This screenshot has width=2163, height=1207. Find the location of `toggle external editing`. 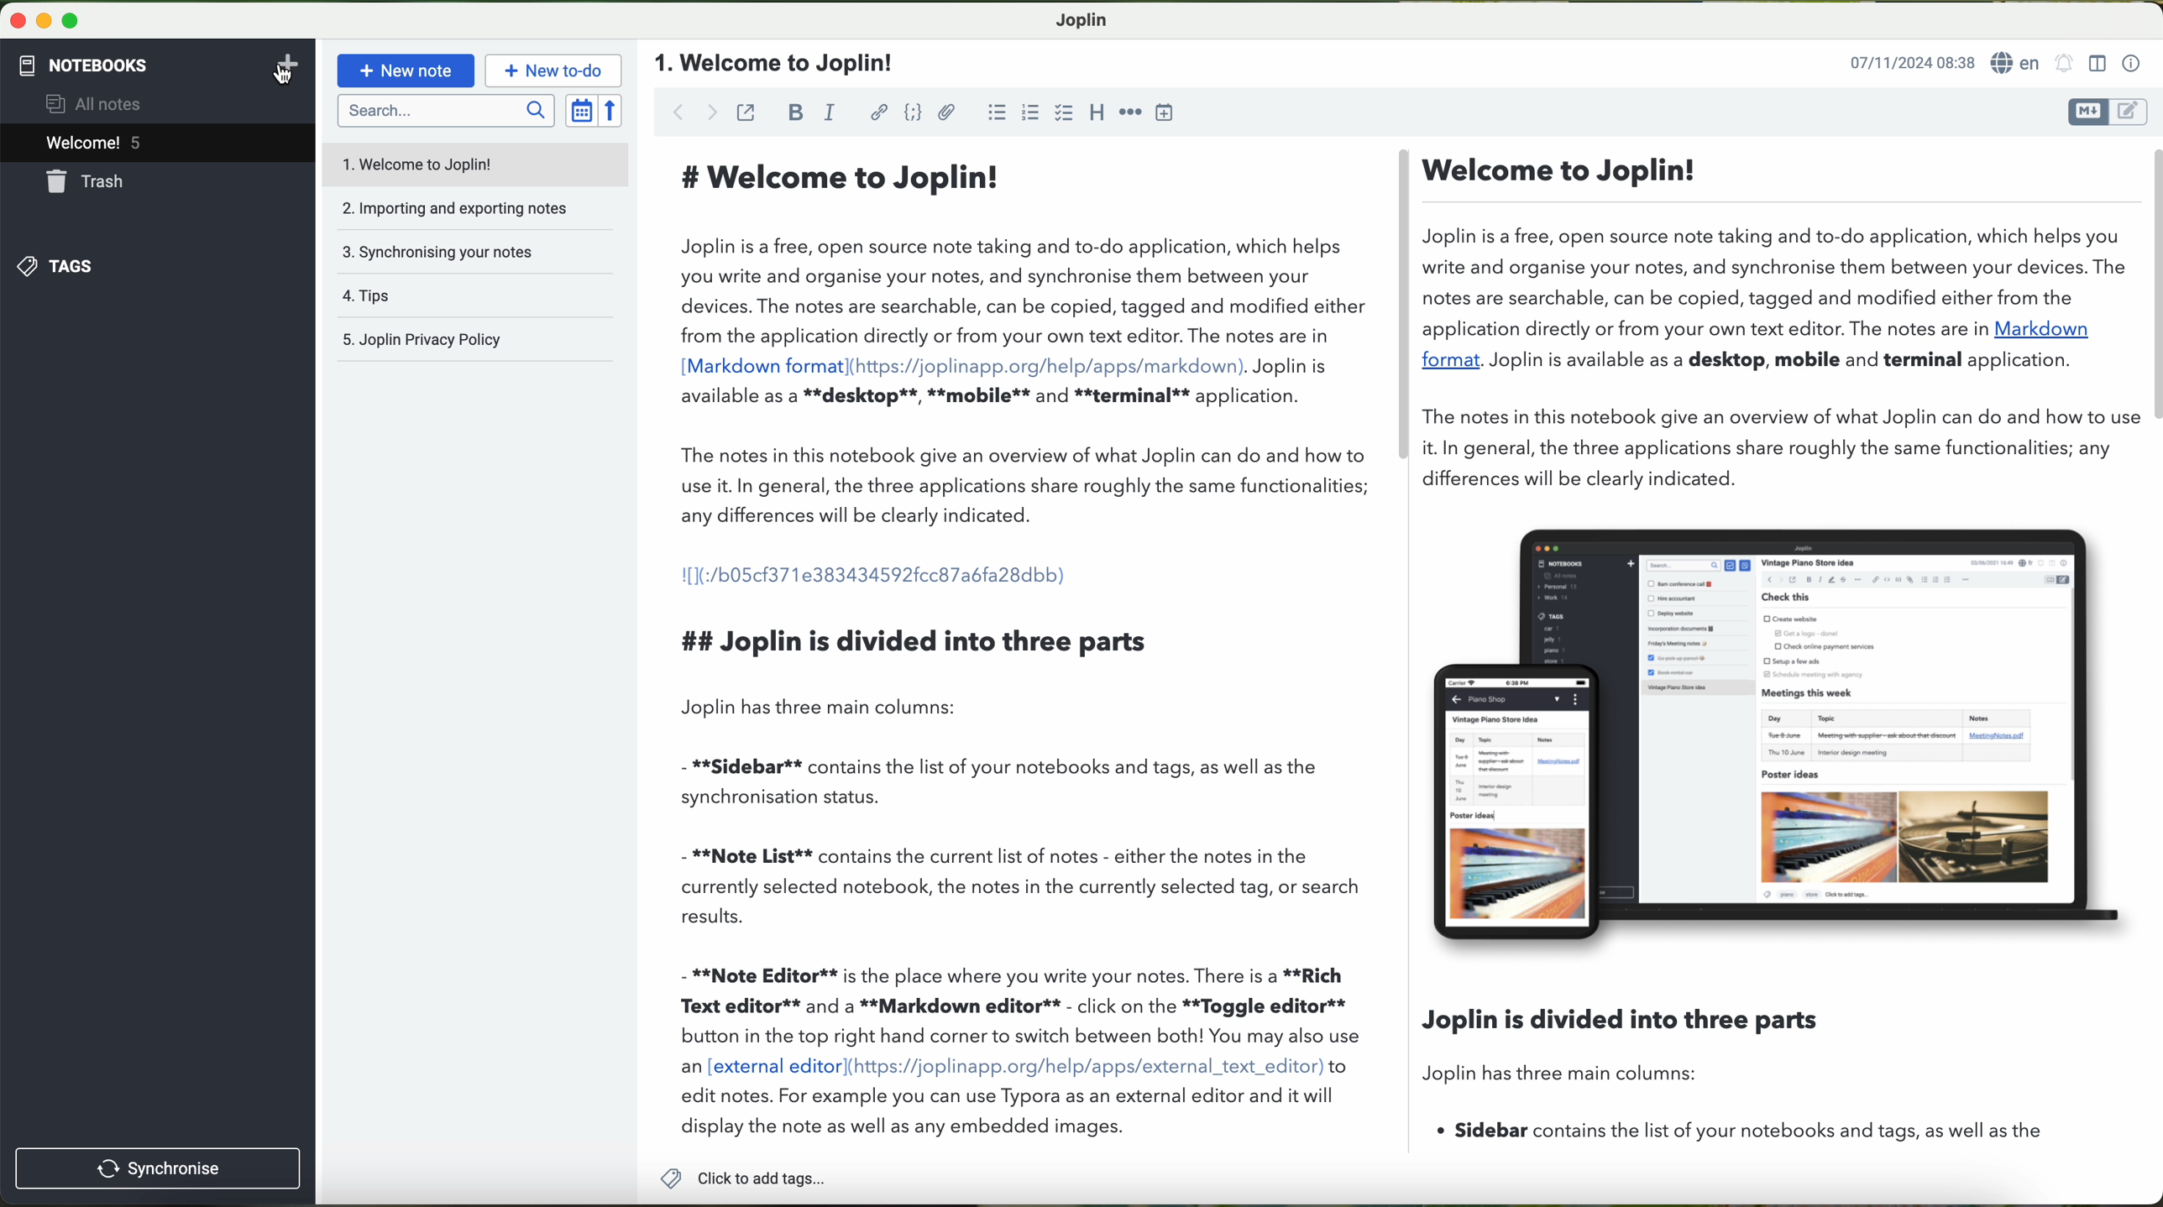

toggle external editing is located at coordinates (744, 111).